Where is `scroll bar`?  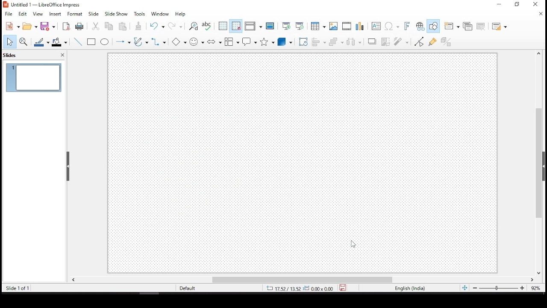 scroll bar is located at coordinates (542, 163).